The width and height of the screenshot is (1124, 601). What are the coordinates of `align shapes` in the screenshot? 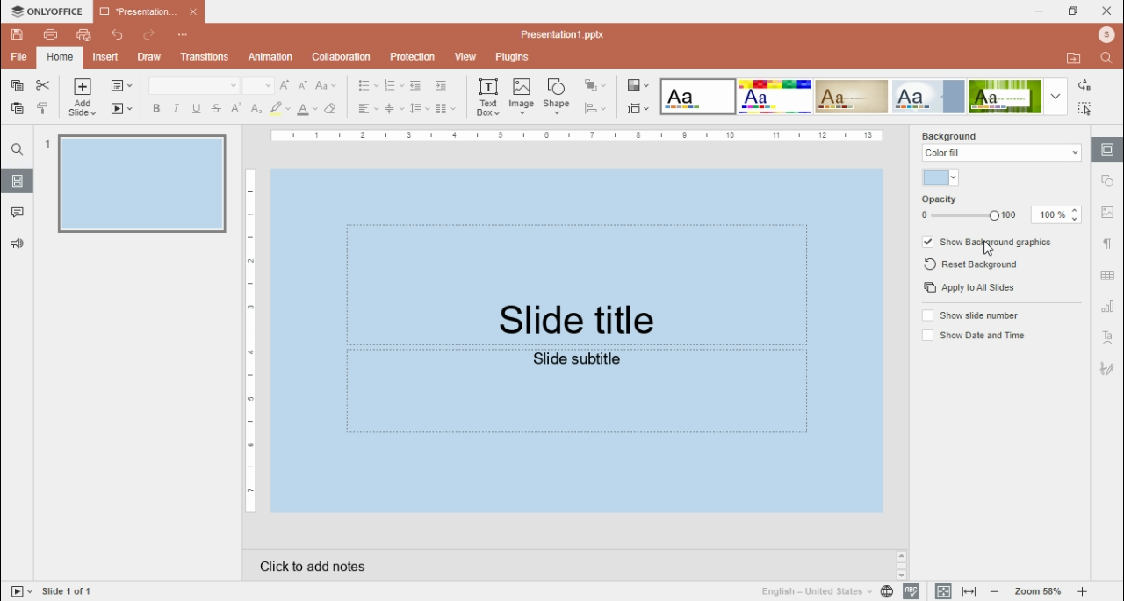 It's located at (594, 107).